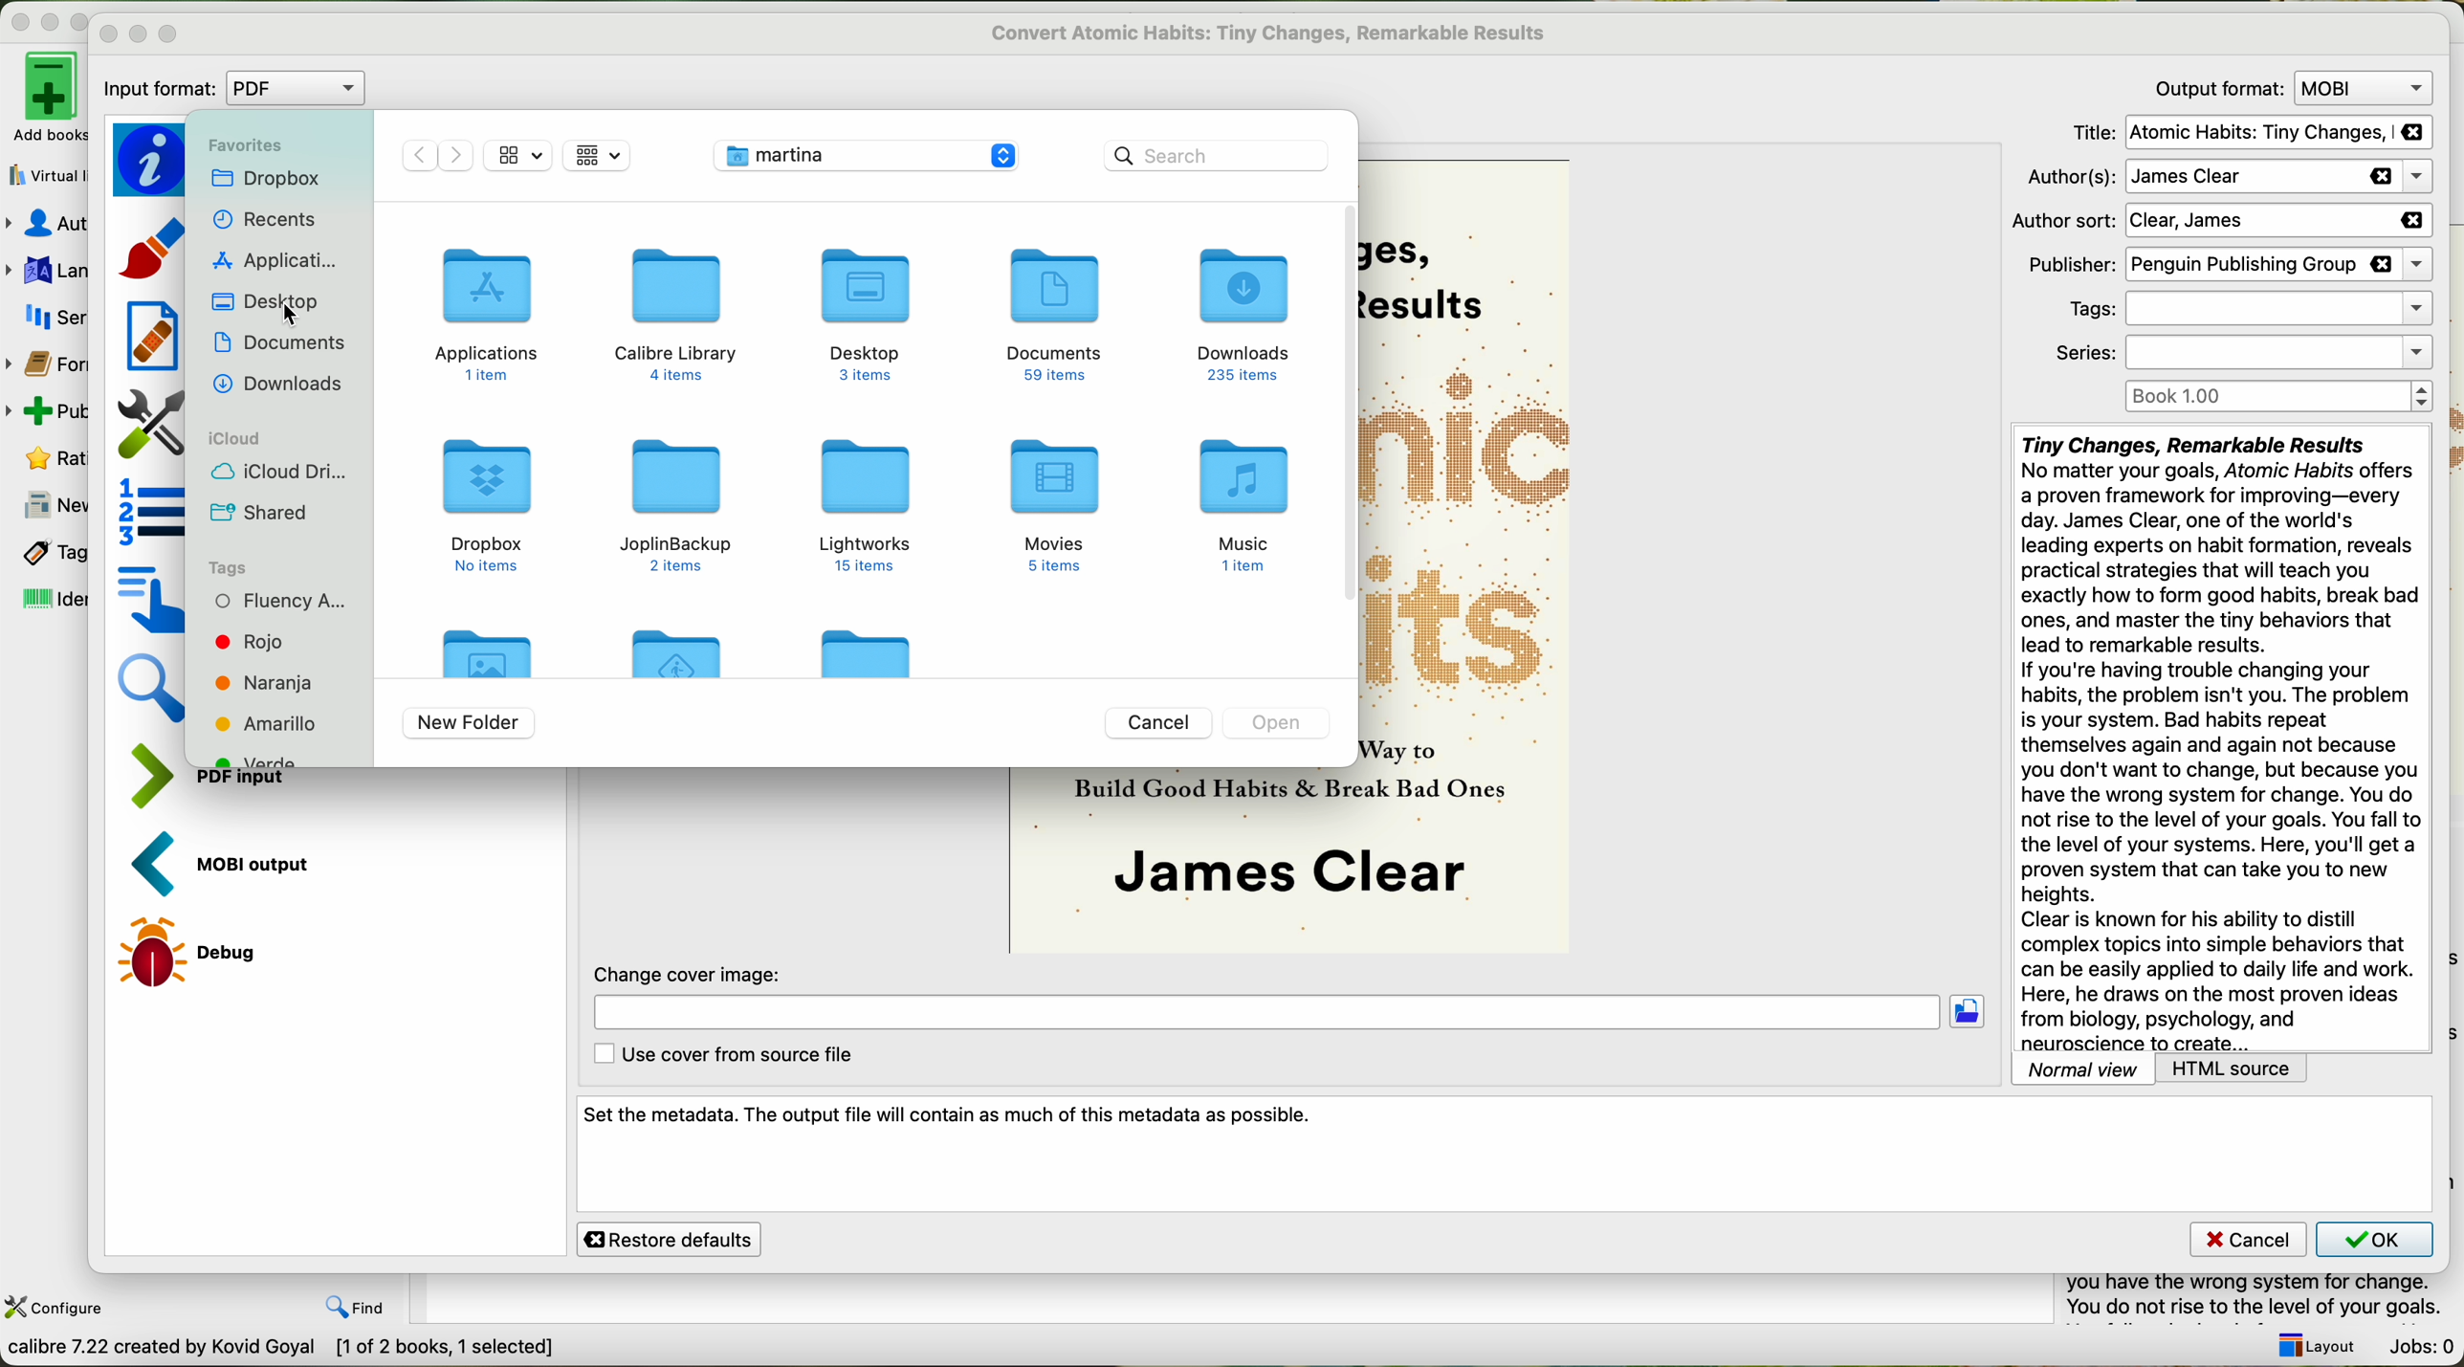 The image size is (2464, 1367). I want to click on maximize, so click(169, 34).